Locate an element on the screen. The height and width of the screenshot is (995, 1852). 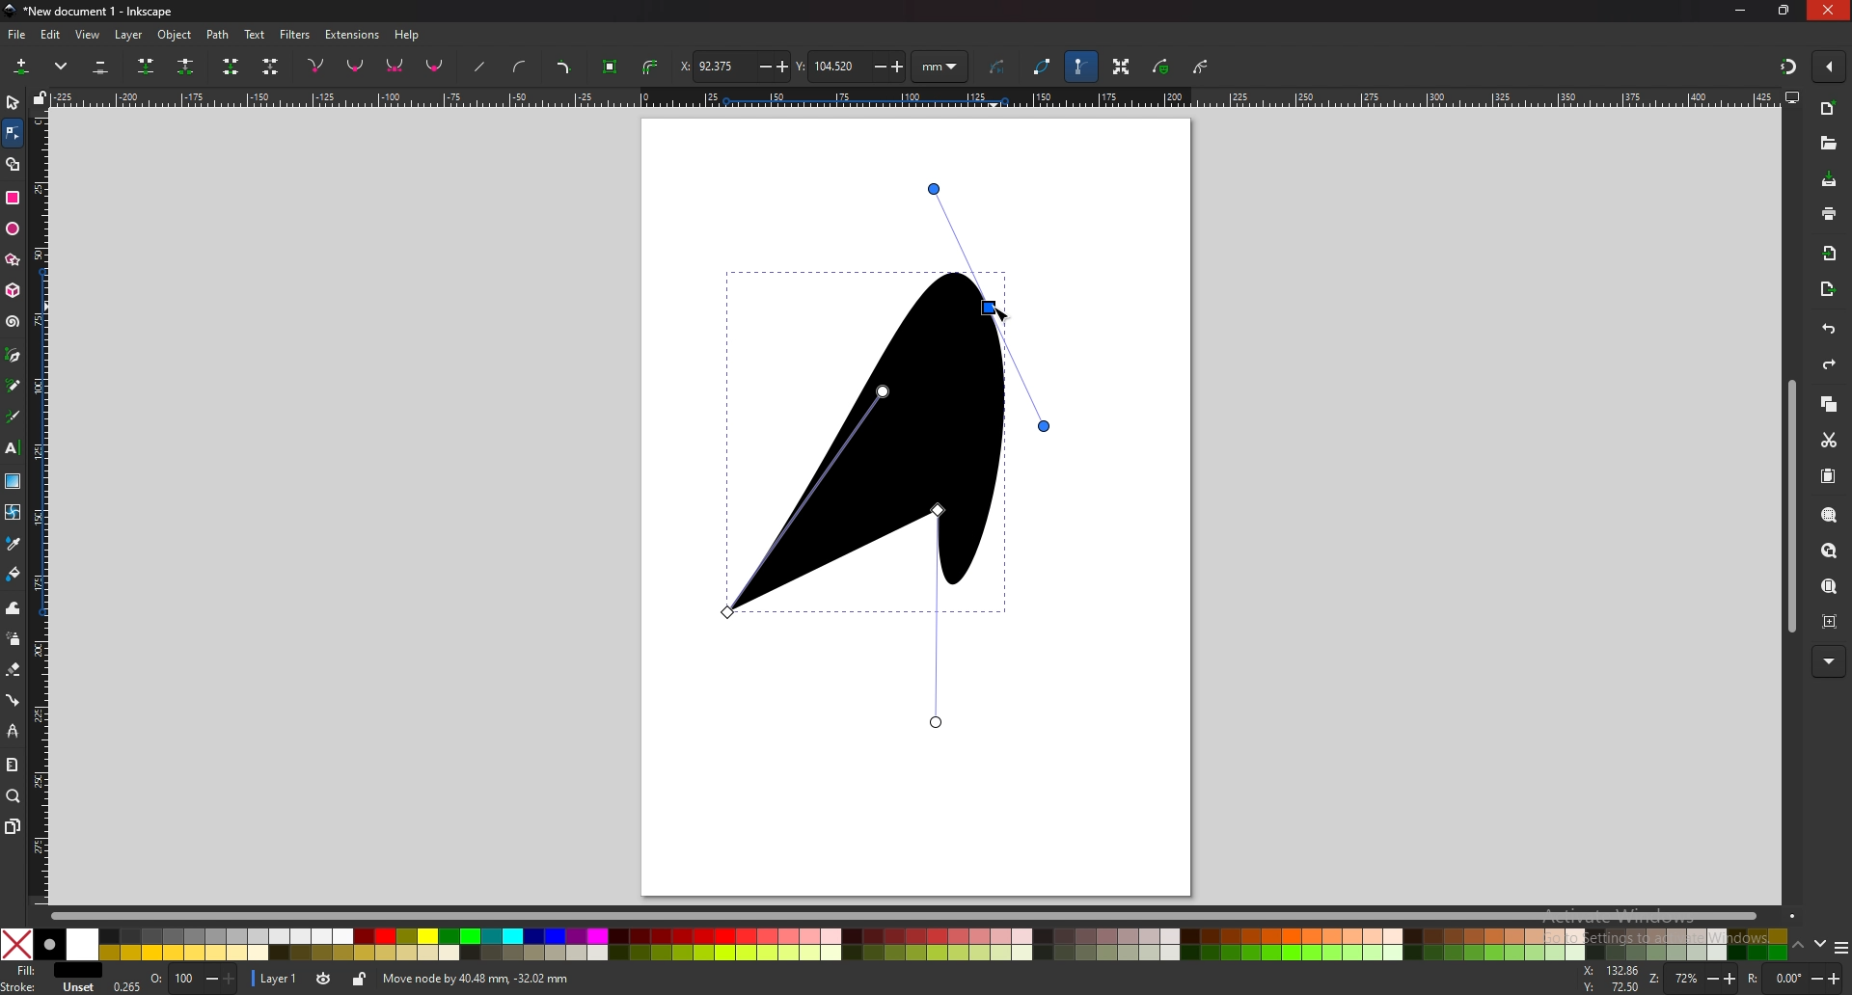
undo is located at coordinates (1829, 330).